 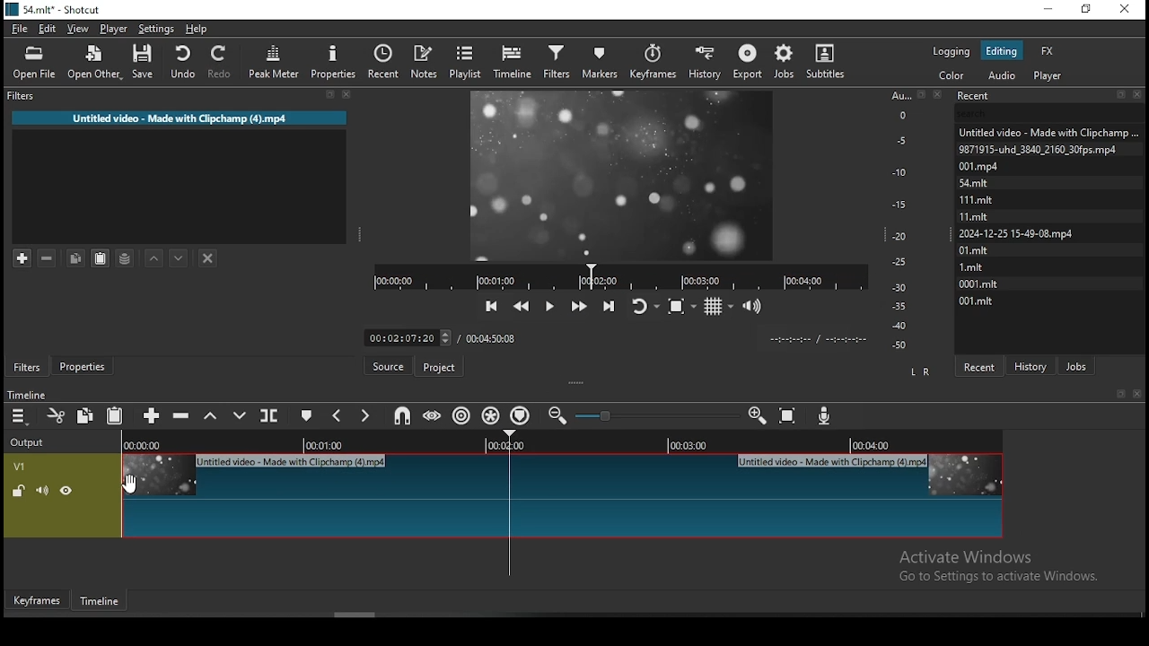 I want to click on zoom timeline in, so click(x=559, y=416).